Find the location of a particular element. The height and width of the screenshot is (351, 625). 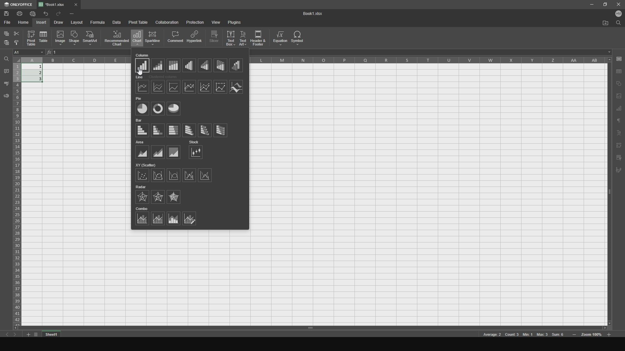

find is located at coordinates (618, 24).